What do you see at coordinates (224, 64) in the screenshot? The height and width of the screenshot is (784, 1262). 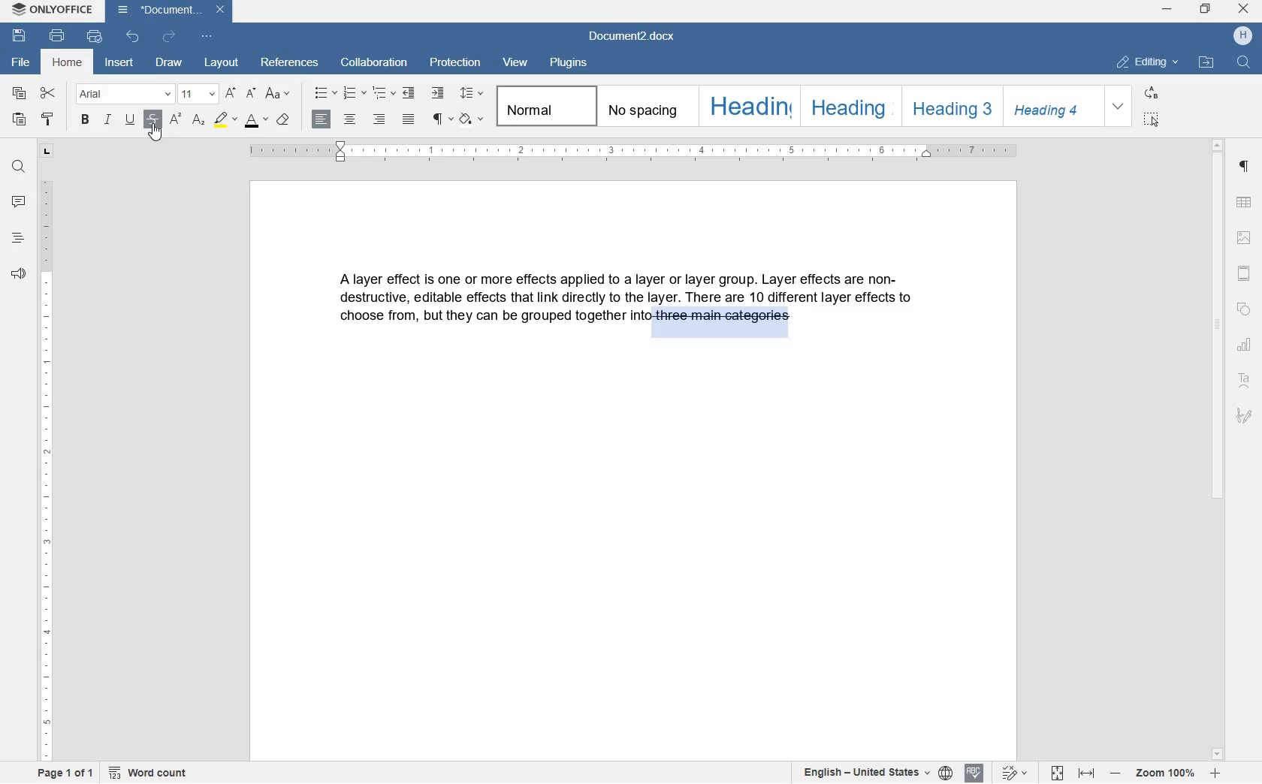 I see `layout` at bounding box center [224, 64].